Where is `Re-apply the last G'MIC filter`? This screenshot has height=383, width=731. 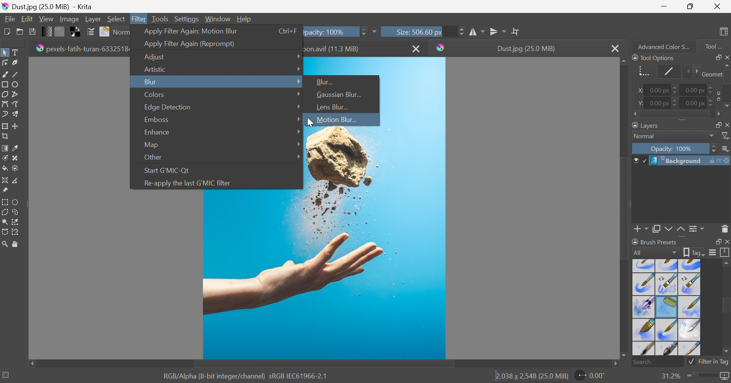 Re-apply the last G'MIC filter is located at coordinates (187, 183).